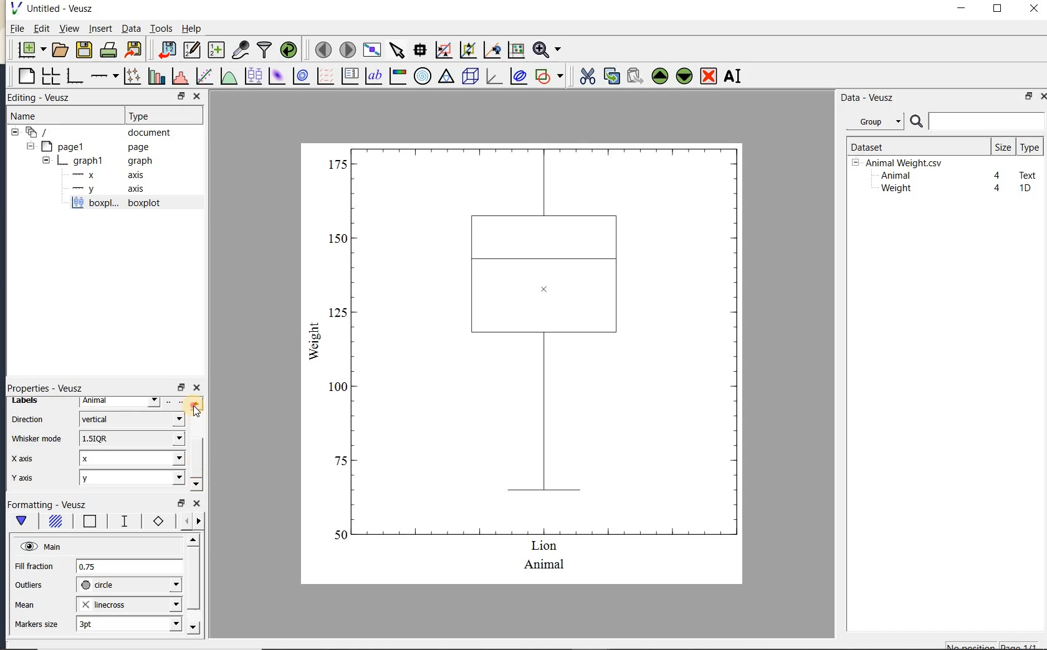  Describe the element at coordinates (68, 30) in the screenshot. I see `view` at that location.